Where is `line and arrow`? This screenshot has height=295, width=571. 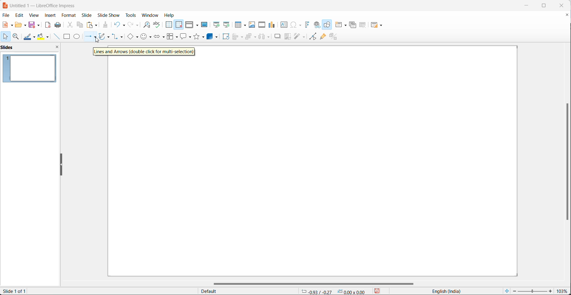
line and arrow is located at coordinates (87, 37).